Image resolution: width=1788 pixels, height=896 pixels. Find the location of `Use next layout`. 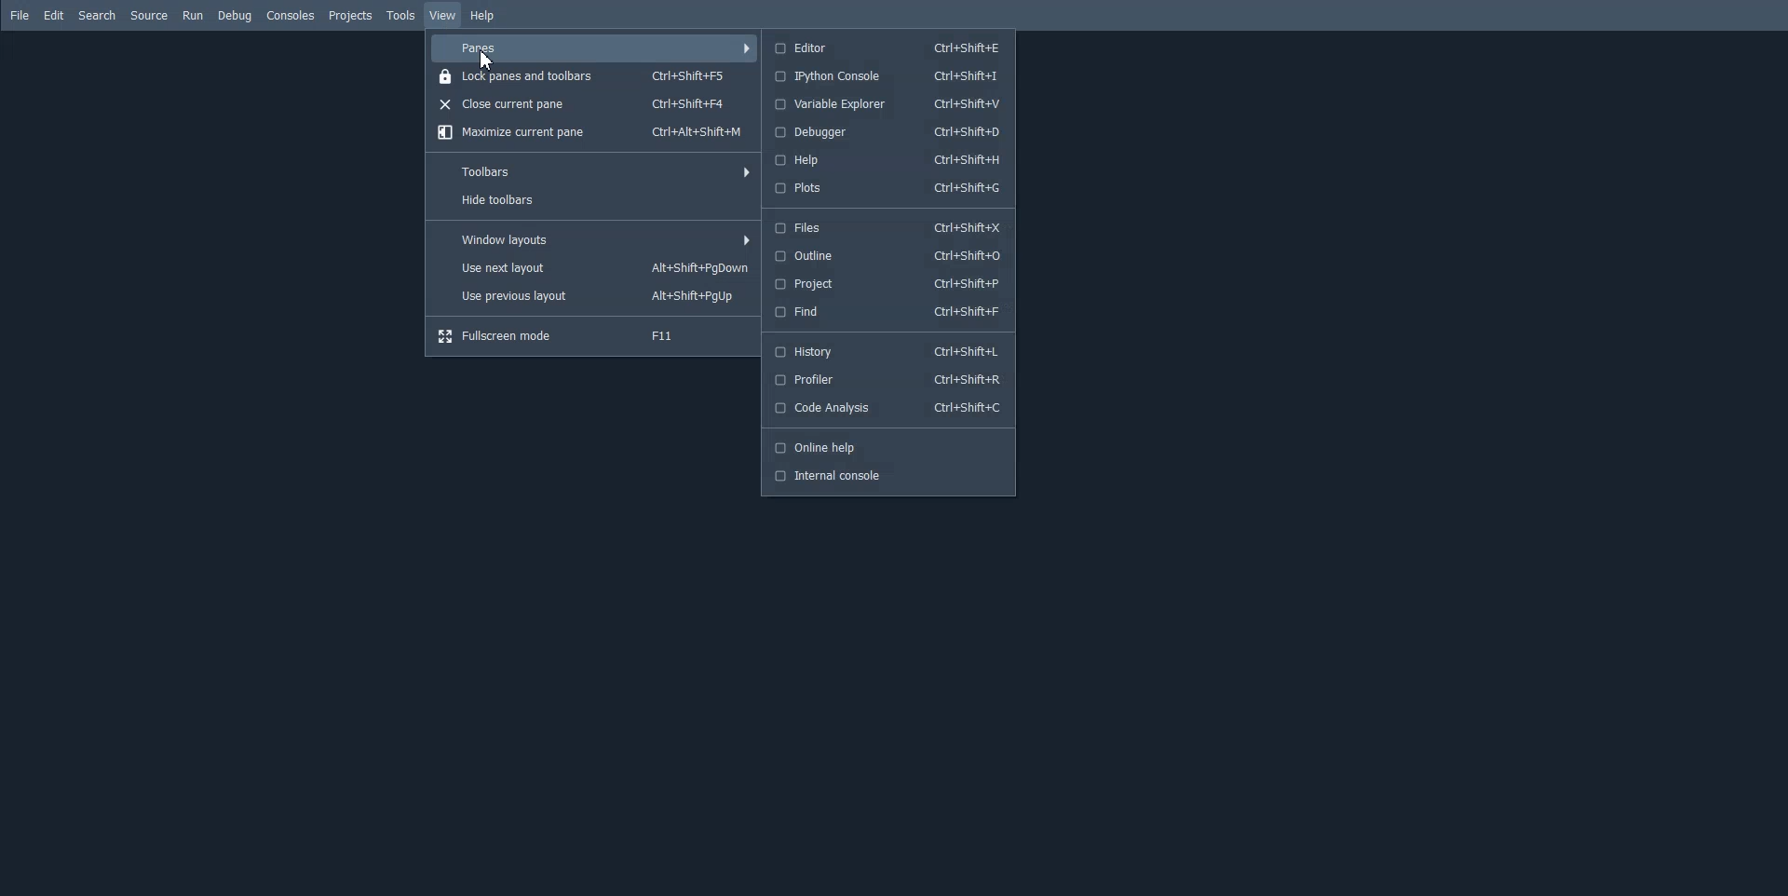

Use next layout is located at coordinates (593, 268).